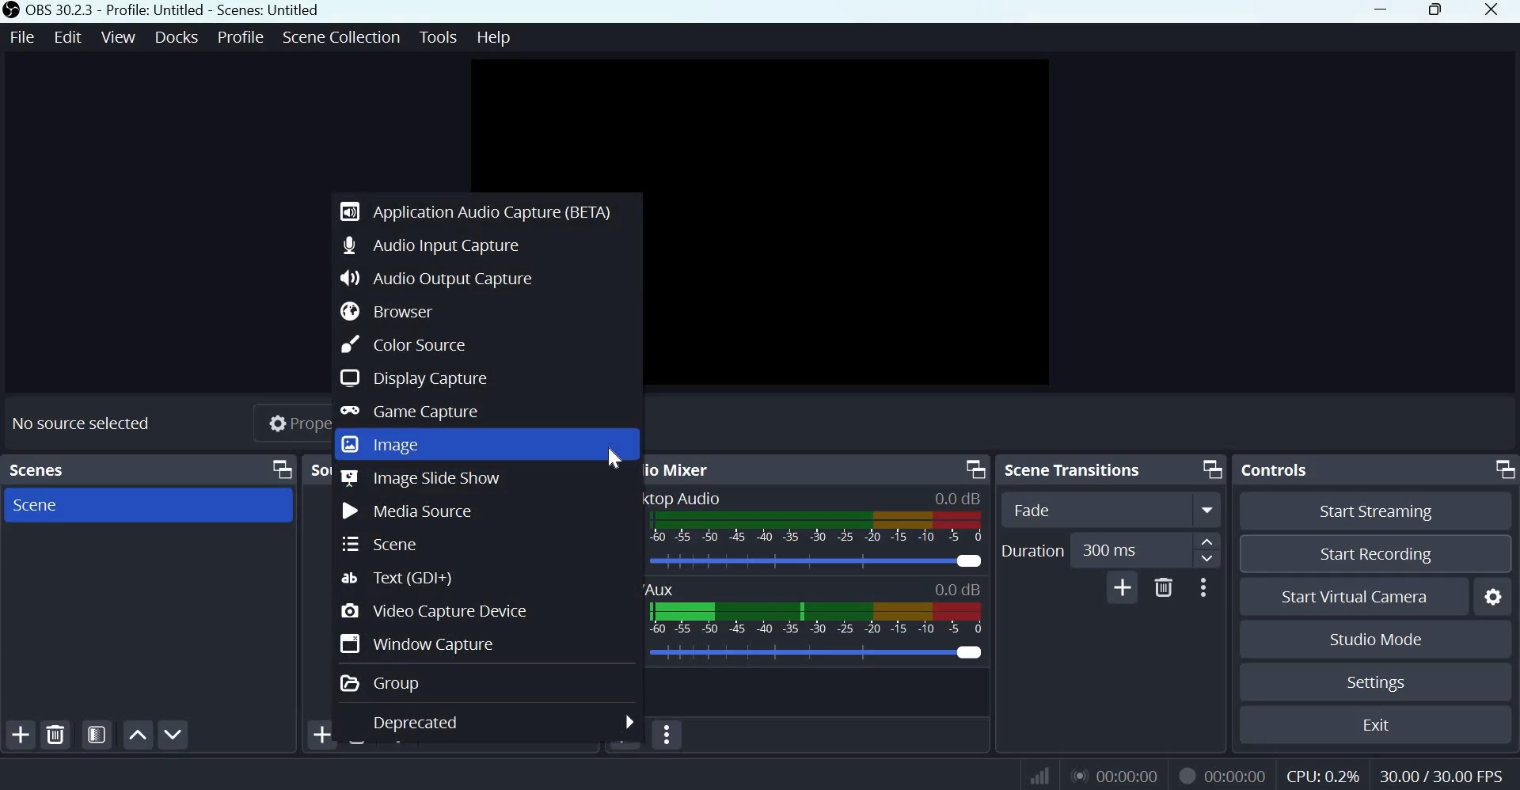 The image size is (1520, 790). Describe the element at coordinates (1501, 470) in the screenshot. I see `Dock Options icon` at that location.